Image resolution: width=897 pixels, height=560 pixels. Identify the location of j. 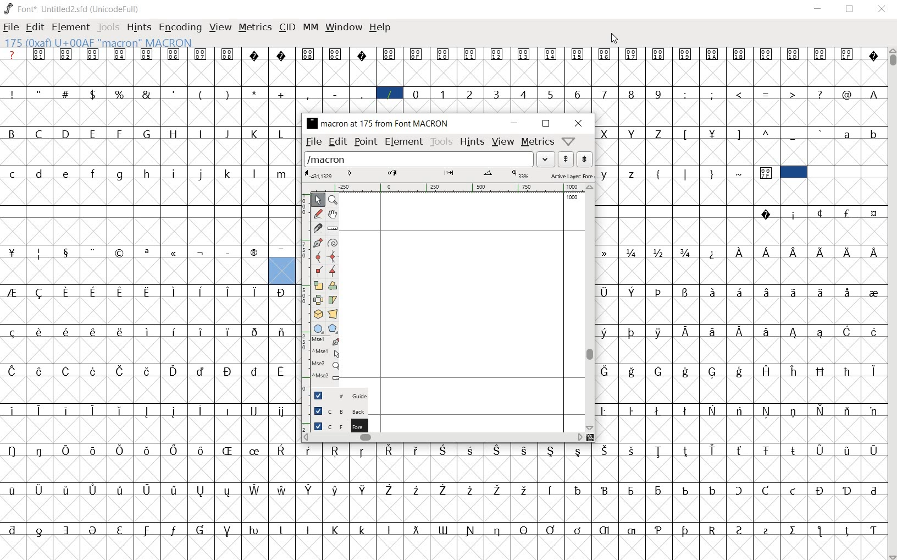
(201, 174).